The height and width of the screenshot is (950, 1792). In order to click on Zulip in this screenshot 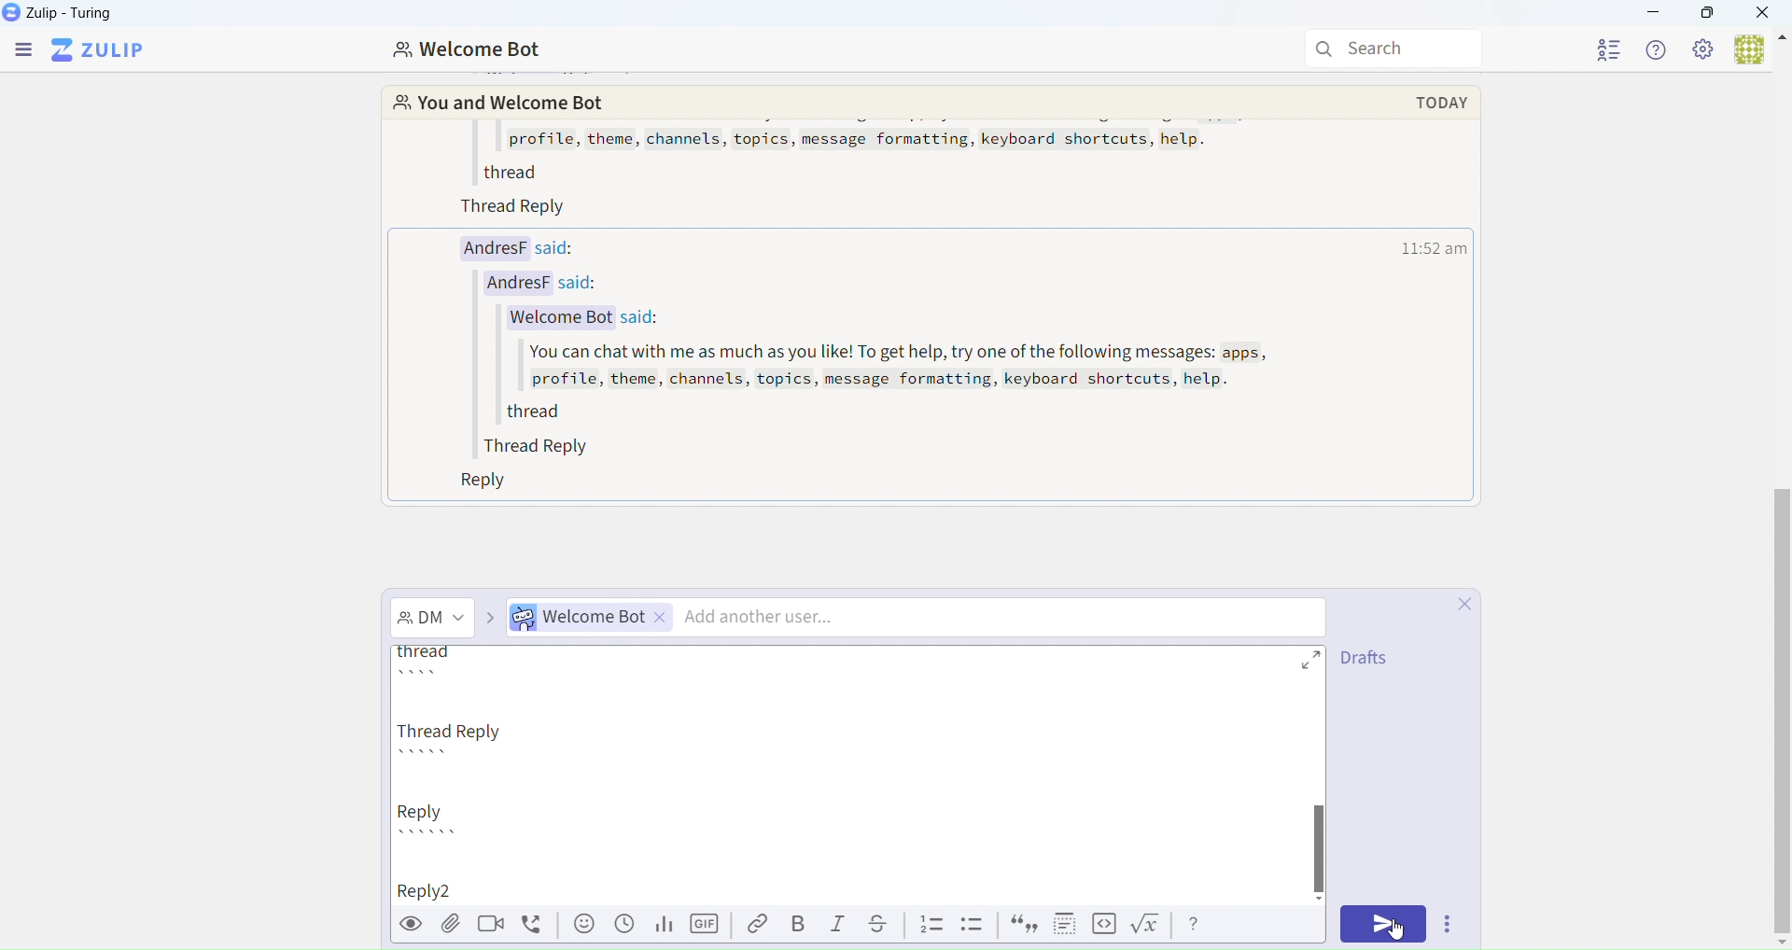, I will do `click(101, 53)`.